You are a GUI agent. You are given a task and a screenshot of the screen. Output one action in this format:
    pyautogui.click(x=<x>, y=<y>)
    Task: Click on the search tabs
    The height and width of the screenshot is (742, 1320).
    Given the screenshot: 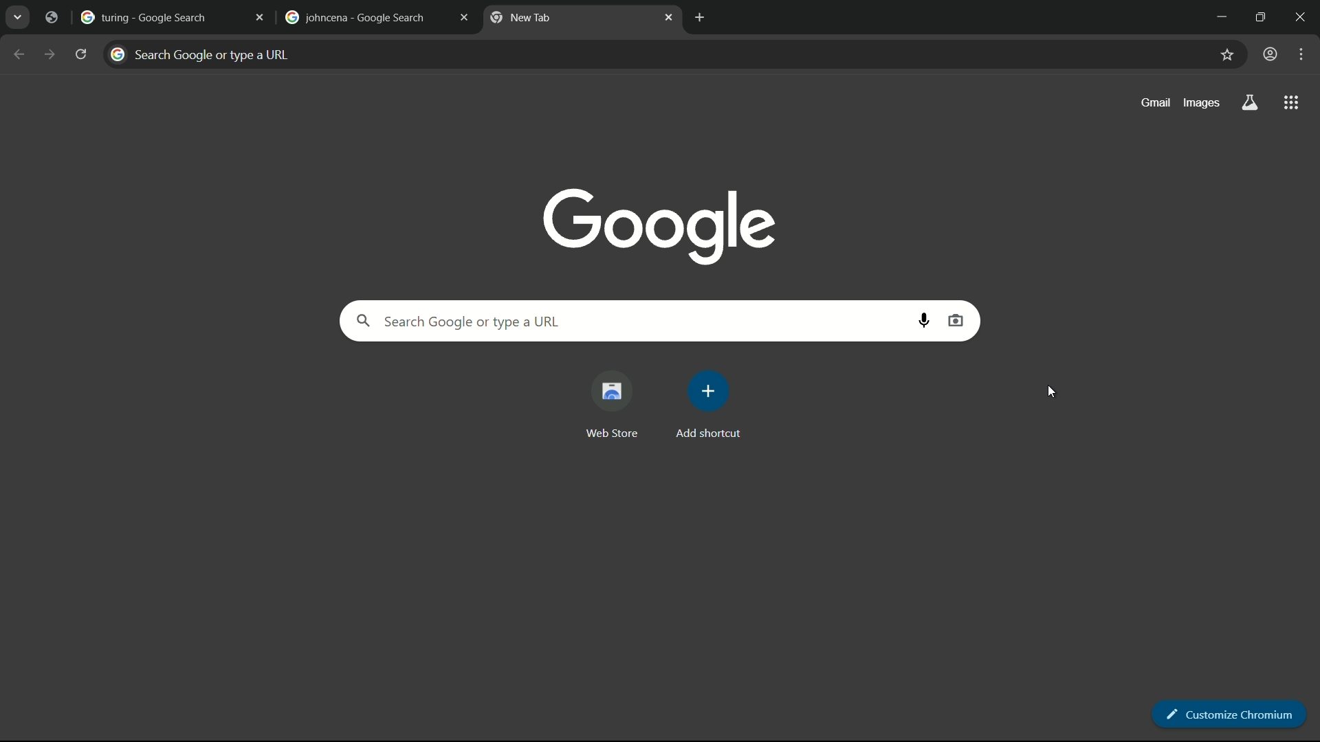 What is the action you would take?
    pyautogui.click(x=19, y=17)
    